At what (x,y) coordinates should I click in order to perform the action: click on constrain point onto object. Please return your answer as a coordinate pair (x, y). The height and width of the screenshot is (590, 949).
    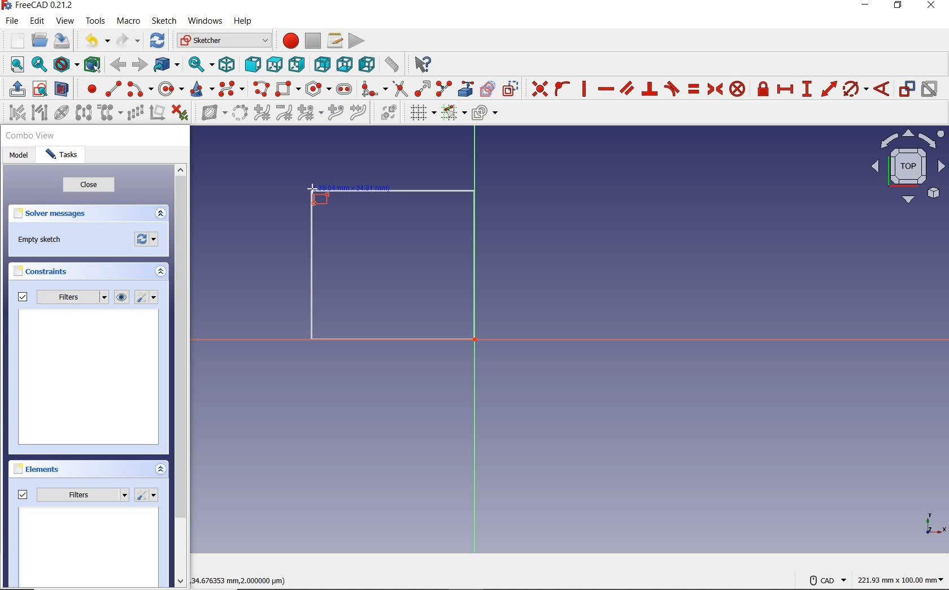
    Looking at the image, I should click on (562, 89).